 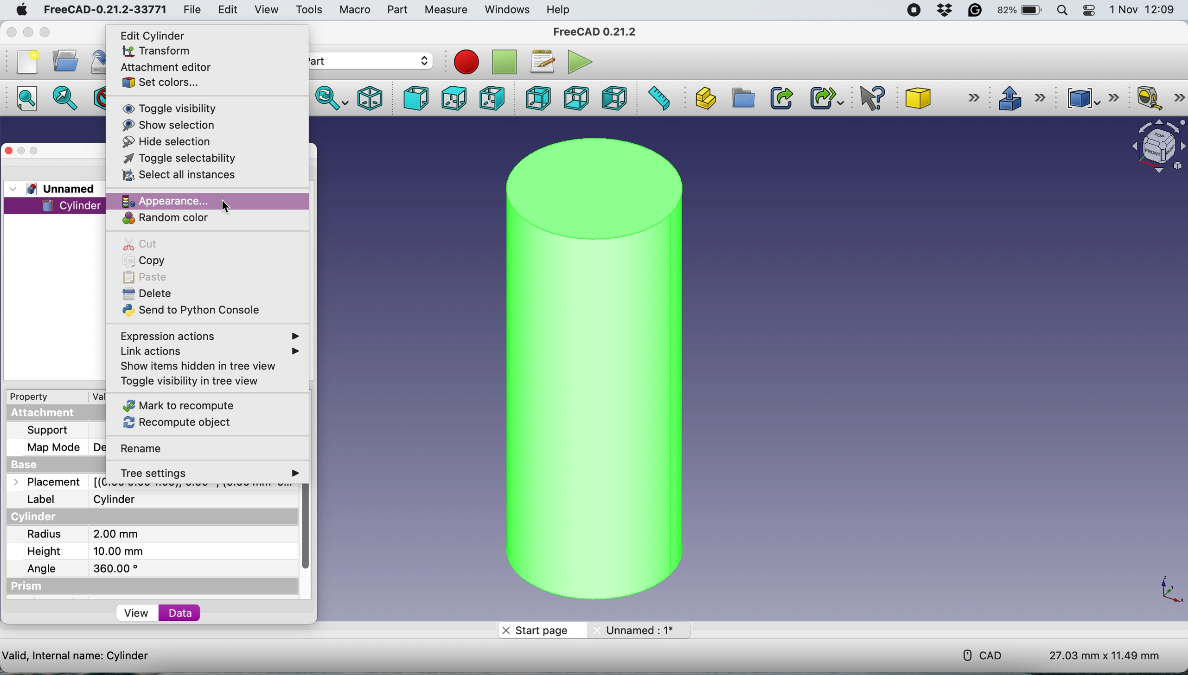 I want to click on view, so click(x=136, y=613).